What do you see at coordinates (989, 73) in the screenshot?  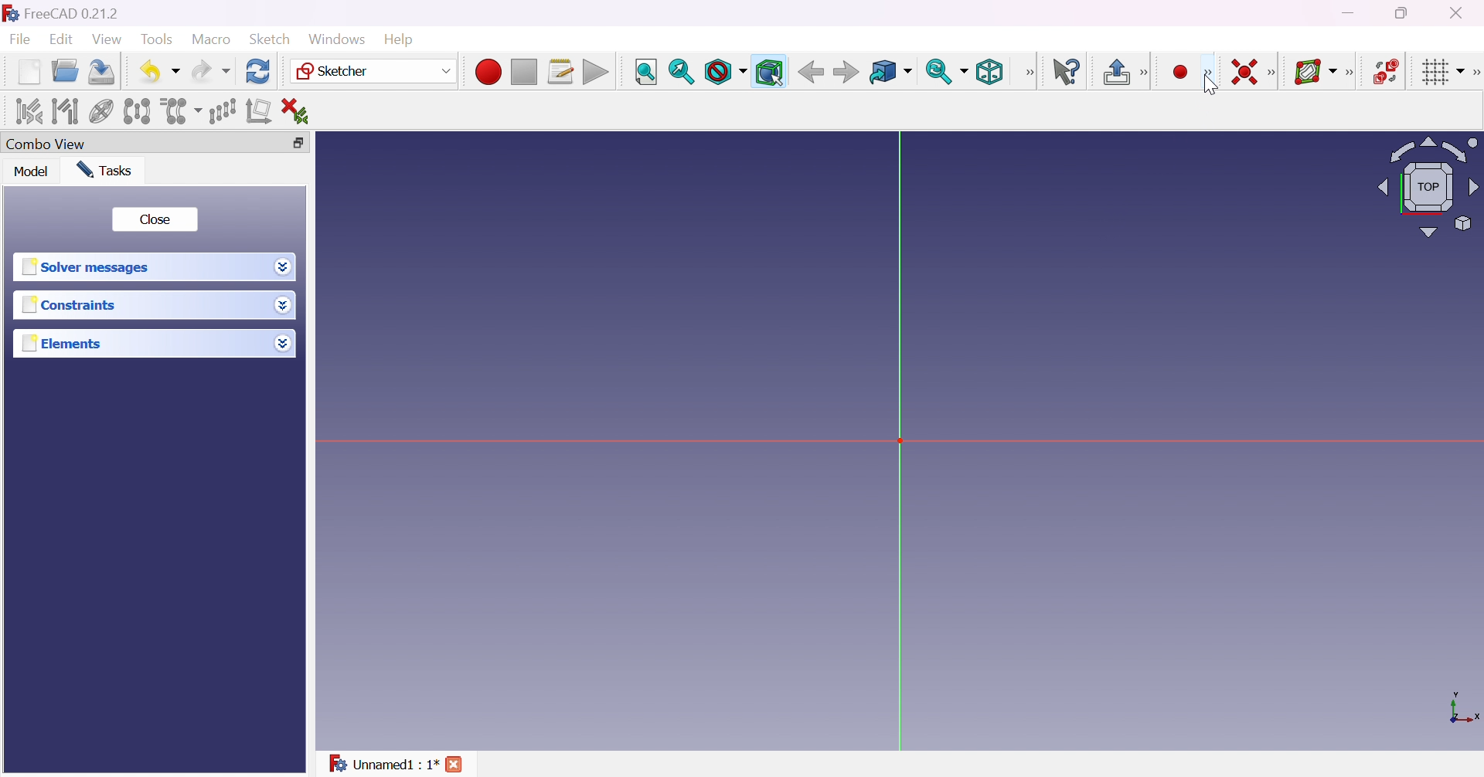 I see `Isometric` at bounding box center [989, 73].